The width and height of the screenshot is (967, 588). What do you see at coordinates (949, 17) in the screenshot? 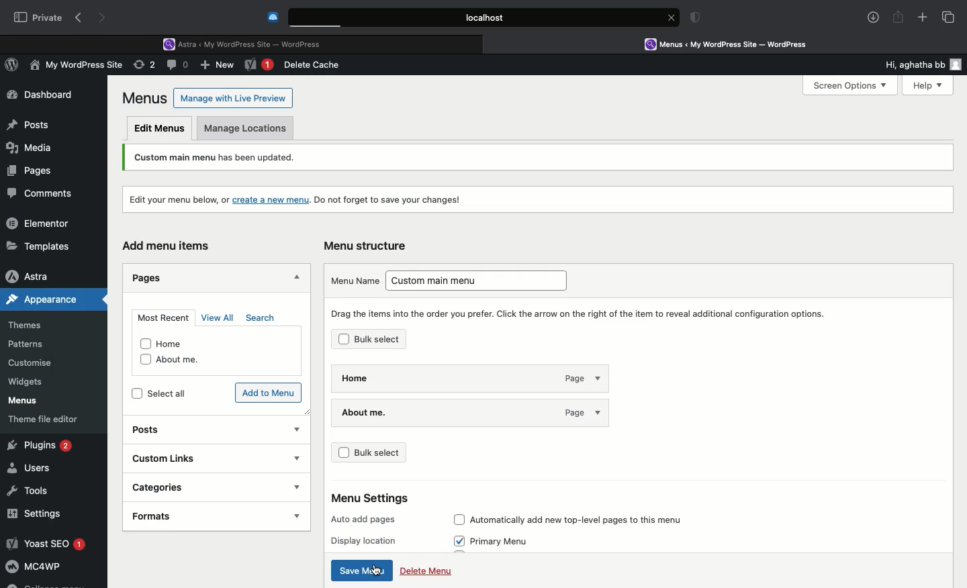
I see `Tabs` at bounding box center [949, 17].